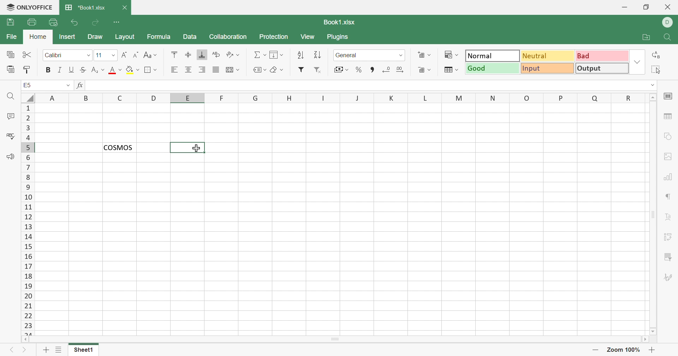 This screenshot has width=678, height=356. I want to click on fx, so click(82, 86).